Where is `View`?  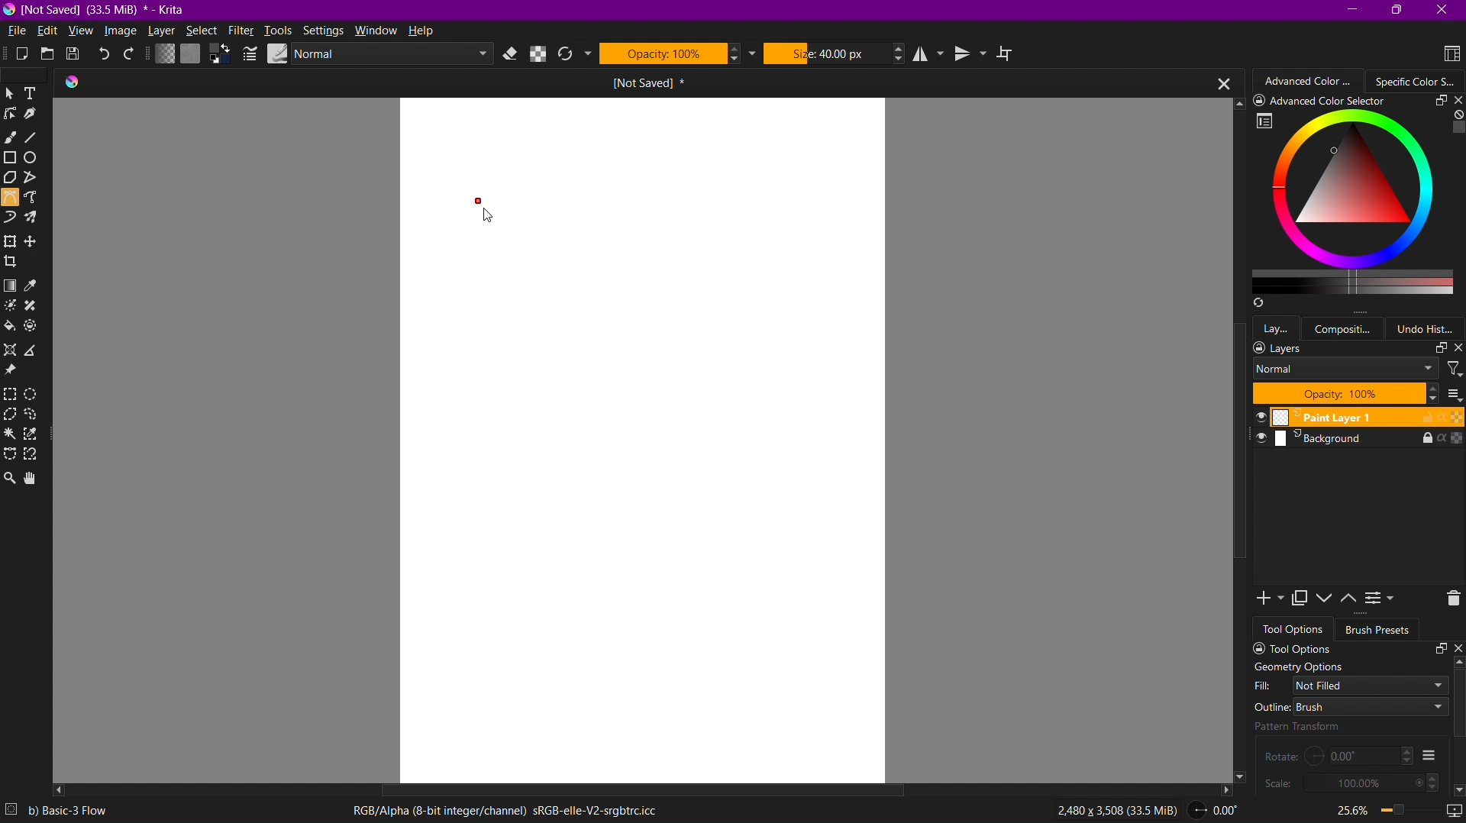
View is located at coordinates (81, 32).